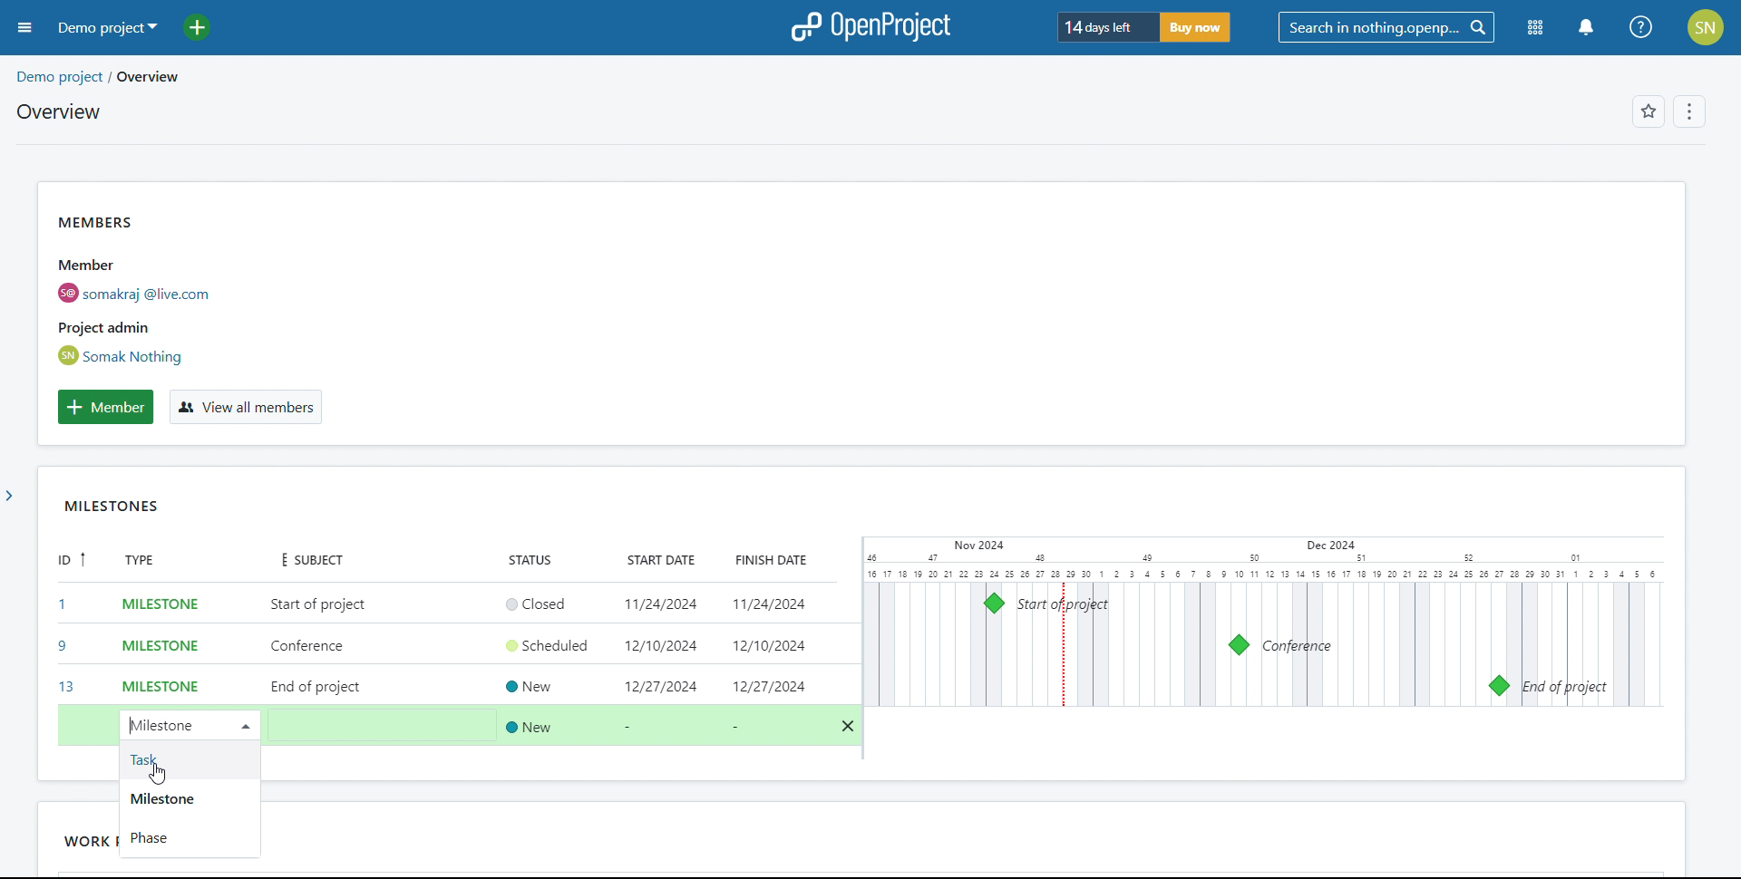 The image size is (1741, 879). I want to click on add member, so click(105, 407).